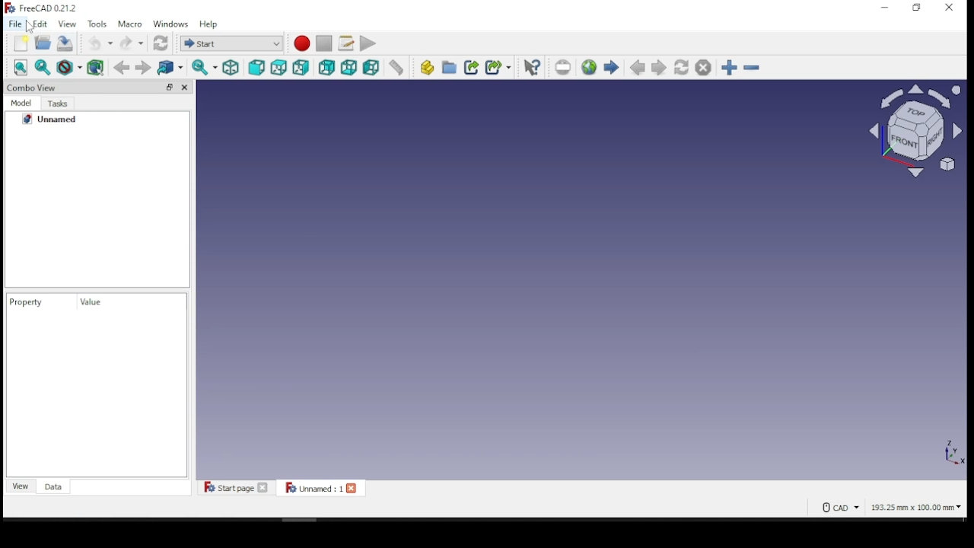 This screenshot has height=548, width=974. Describe the element at coordinates (611, 67) in the screenshot. I see `start page` at that location.